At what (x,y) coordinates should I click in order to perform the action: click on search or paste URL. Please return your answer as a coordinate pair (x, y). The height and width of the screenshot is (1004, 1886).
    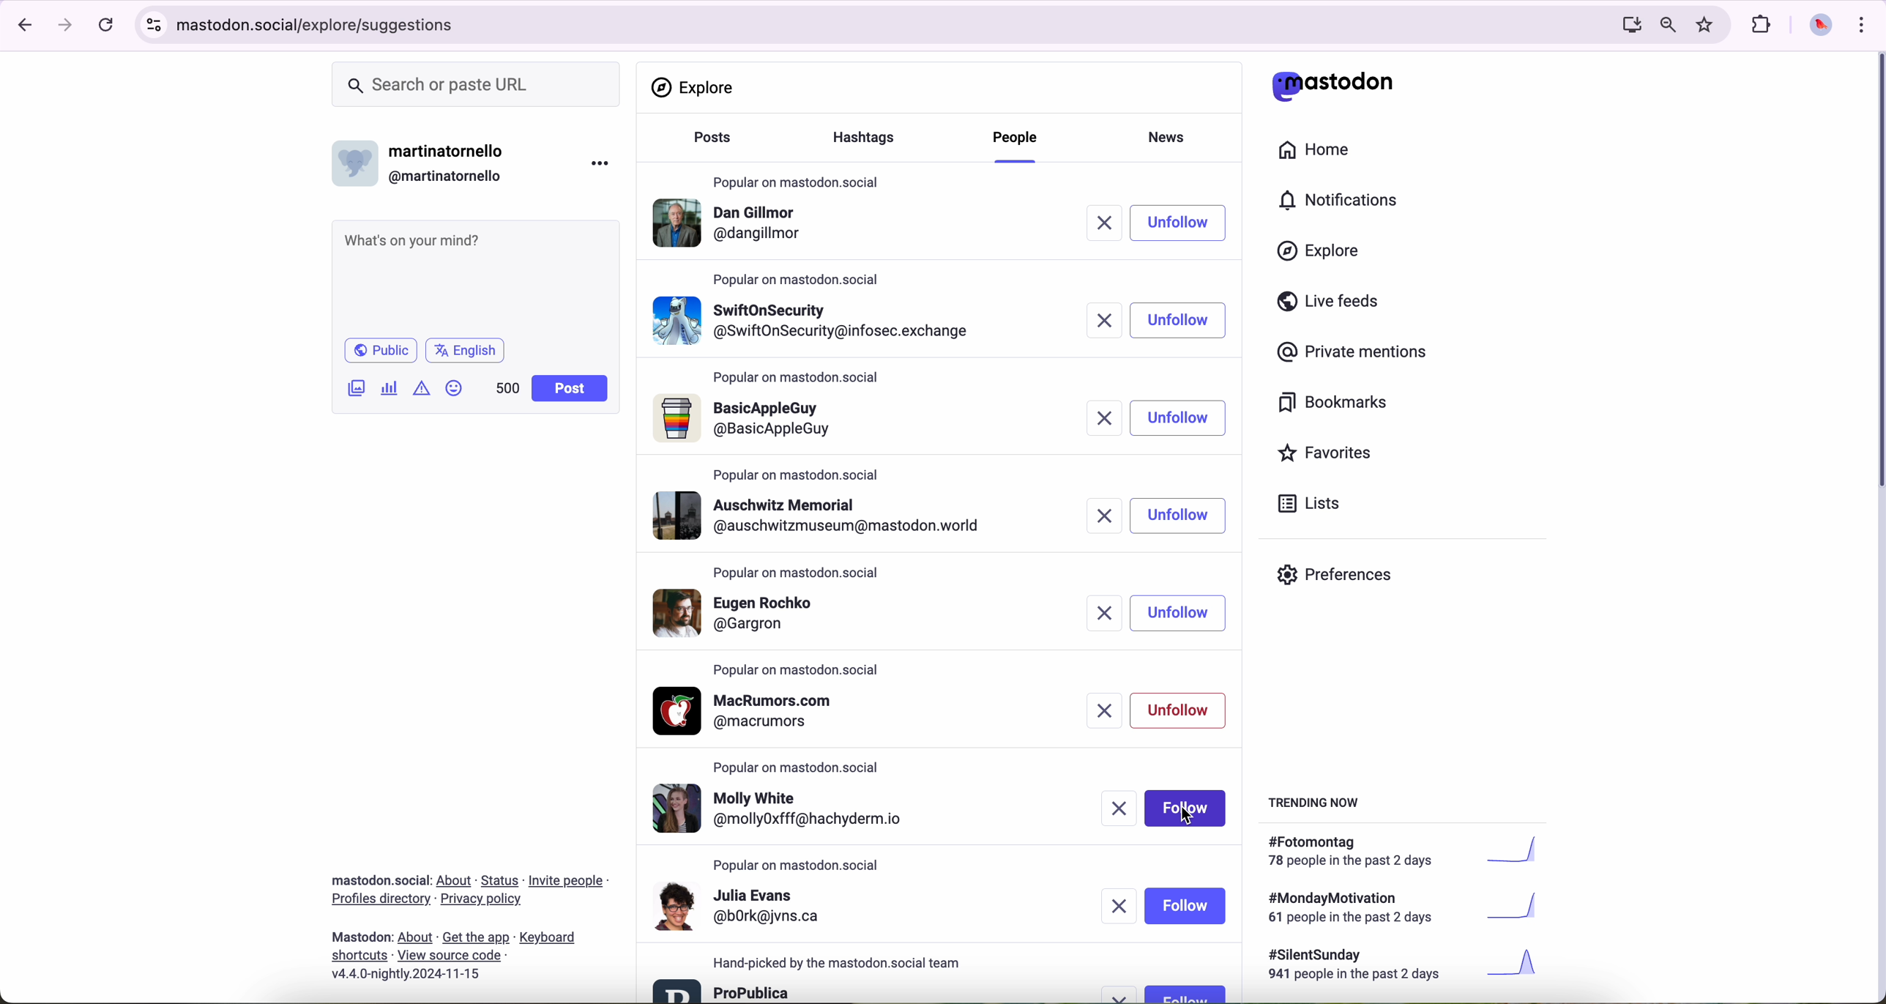
    Looking at the image, I should click on (476, 85).